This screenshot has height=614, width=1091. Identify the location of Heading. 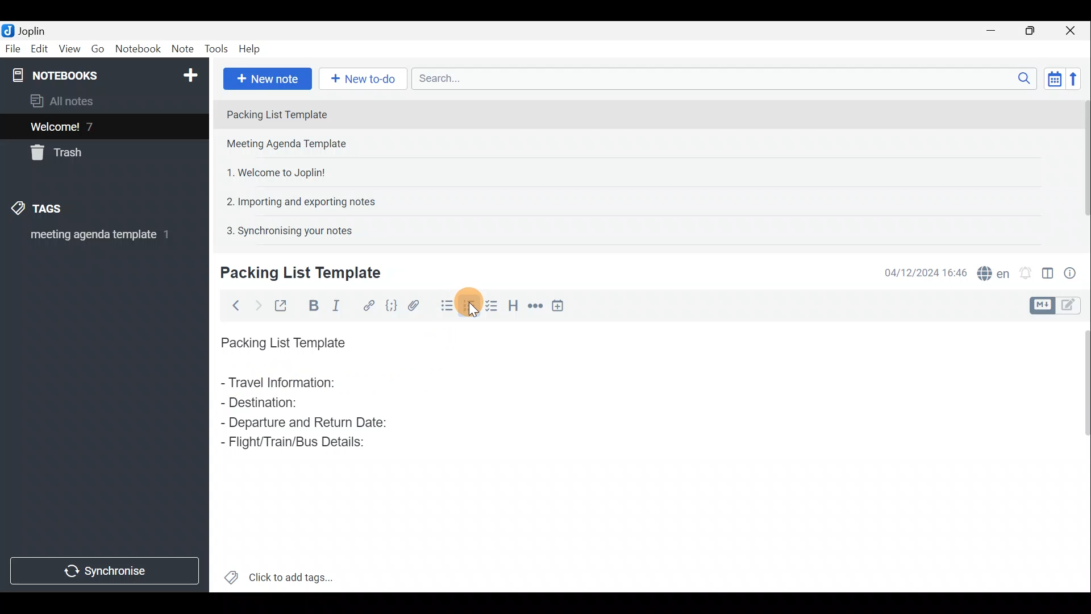
(514, 304).